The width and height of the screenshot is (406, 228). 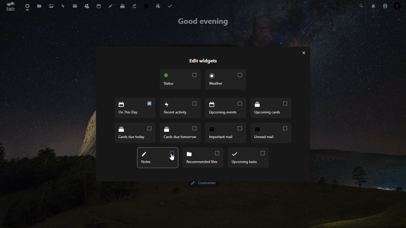 I want to click on Contacts, so click(x=86, y=6).